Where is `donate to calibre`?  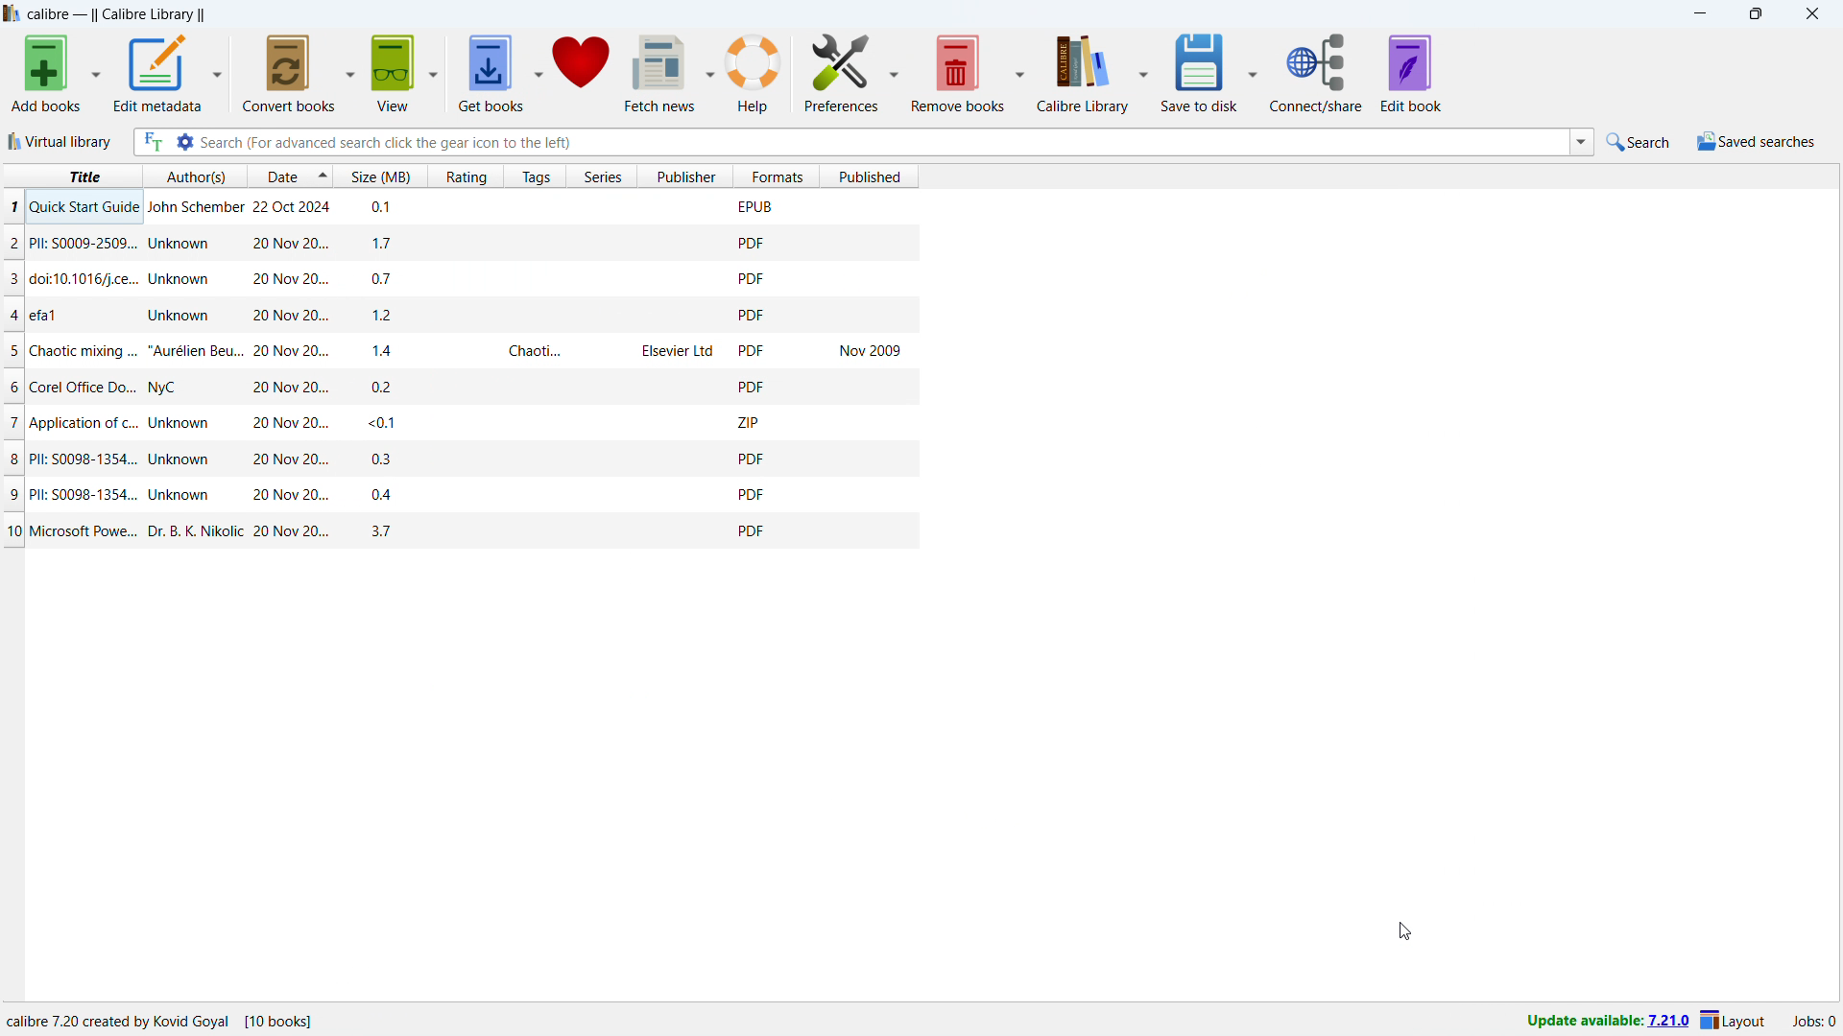 donate to calibre is located at coordinates (581, 74).